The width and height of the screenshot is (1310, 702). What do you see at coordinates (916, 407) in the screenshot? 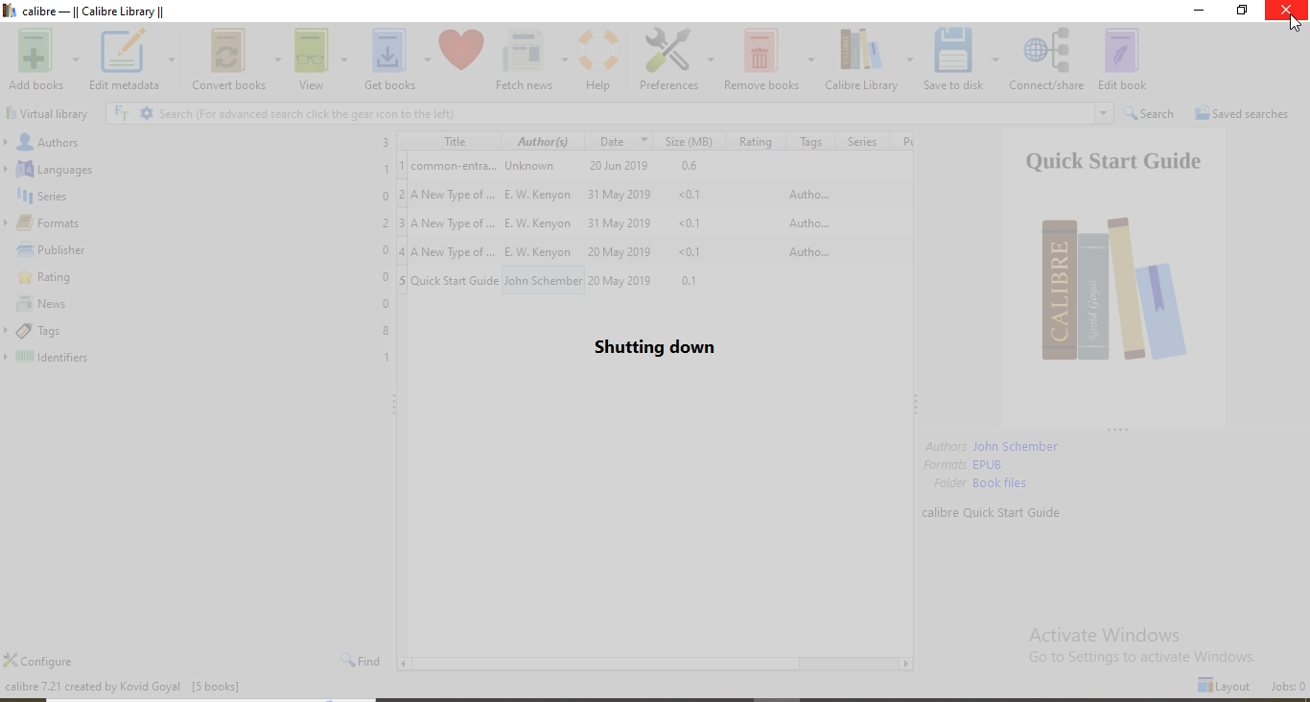
I see `Hide` at bounding box center [916, 407].